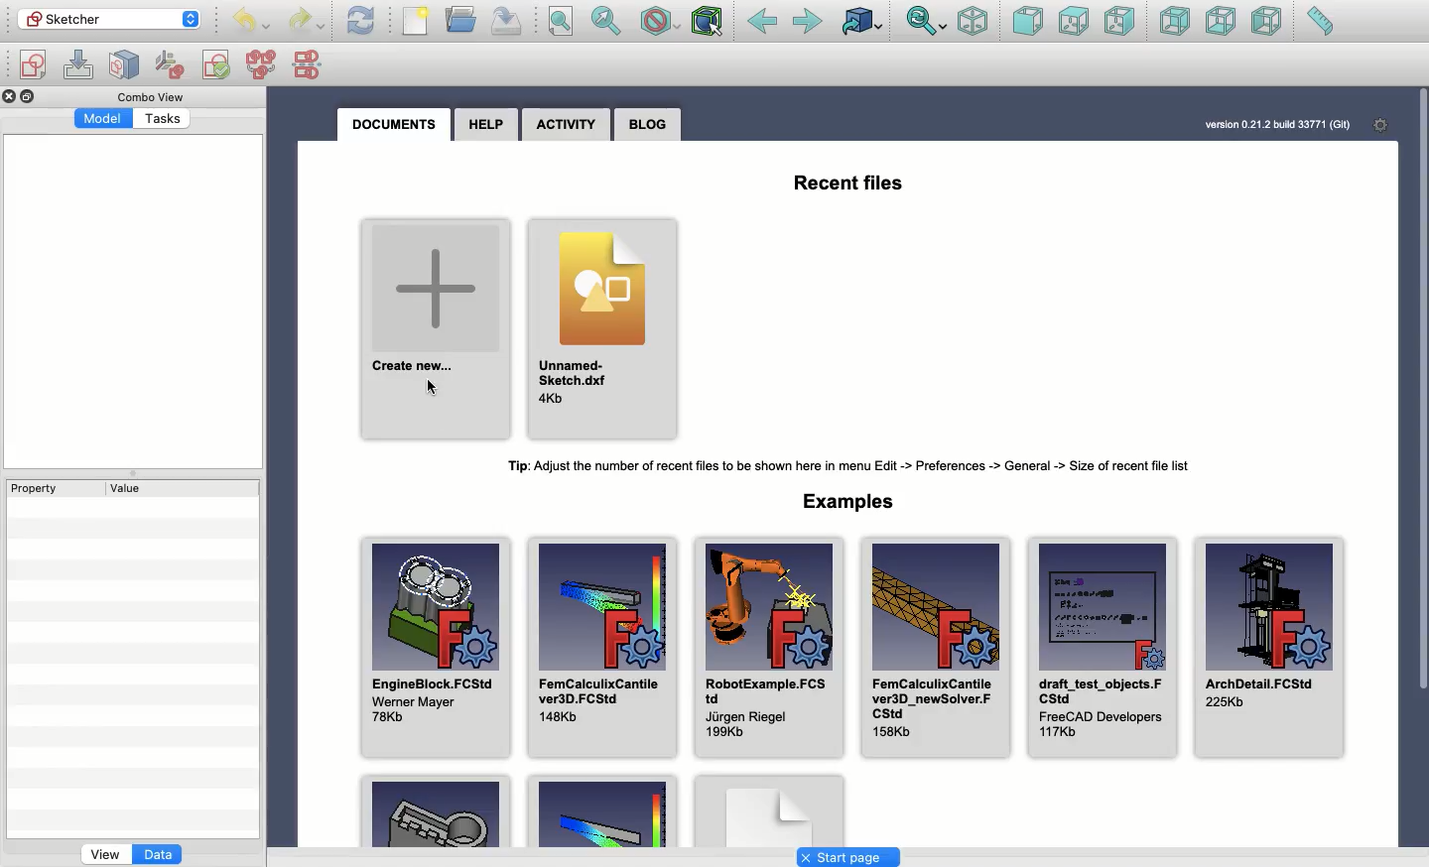  What do you see at coordinates (808, 24) in the screenshot?
I see `Forward` at bounding box center [808, 24].